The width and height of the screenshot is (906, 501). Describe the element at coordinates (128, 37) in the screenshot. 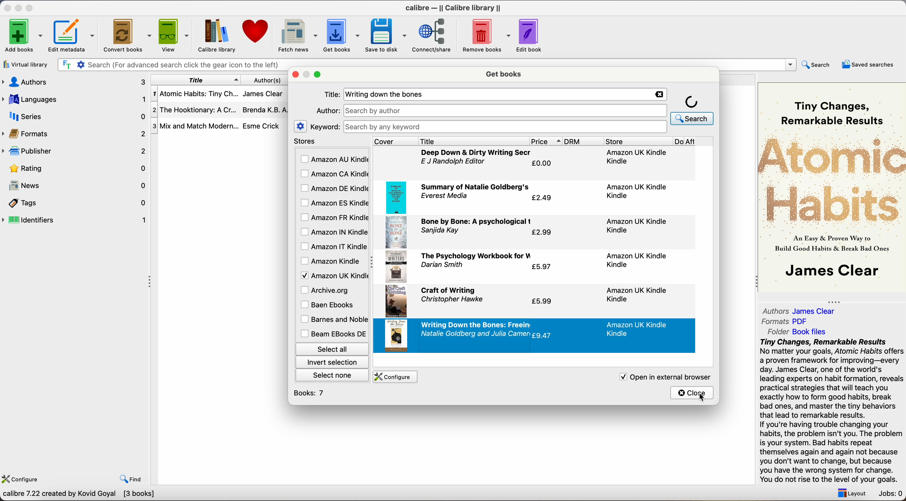

I see `convert books` at that location.